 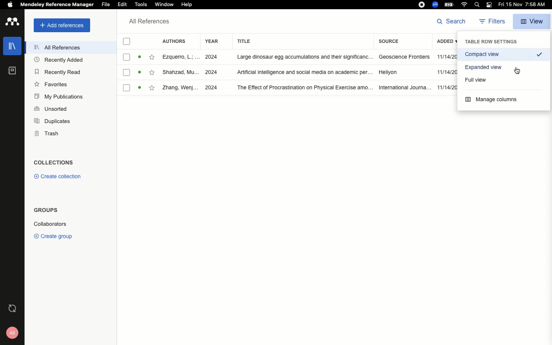 I want to click on Notebook, so click(x=11, y=72).